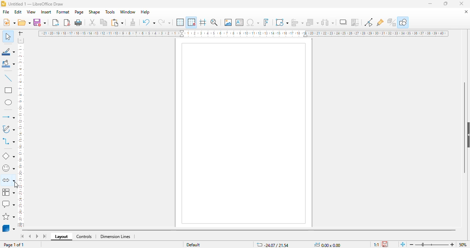 This screenshot has width=470, height=248. Describe the element at coordinates (446, 3) in the screenshot. I see `maximize` at that location.